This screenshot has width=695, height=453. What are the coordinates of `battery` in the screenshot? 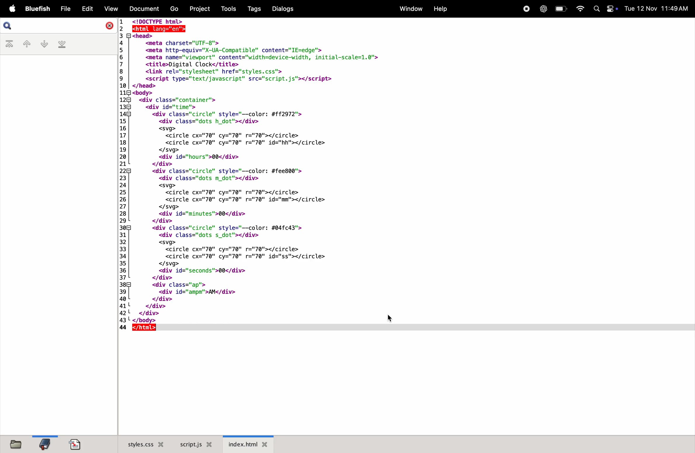 It's located at (560, 8).